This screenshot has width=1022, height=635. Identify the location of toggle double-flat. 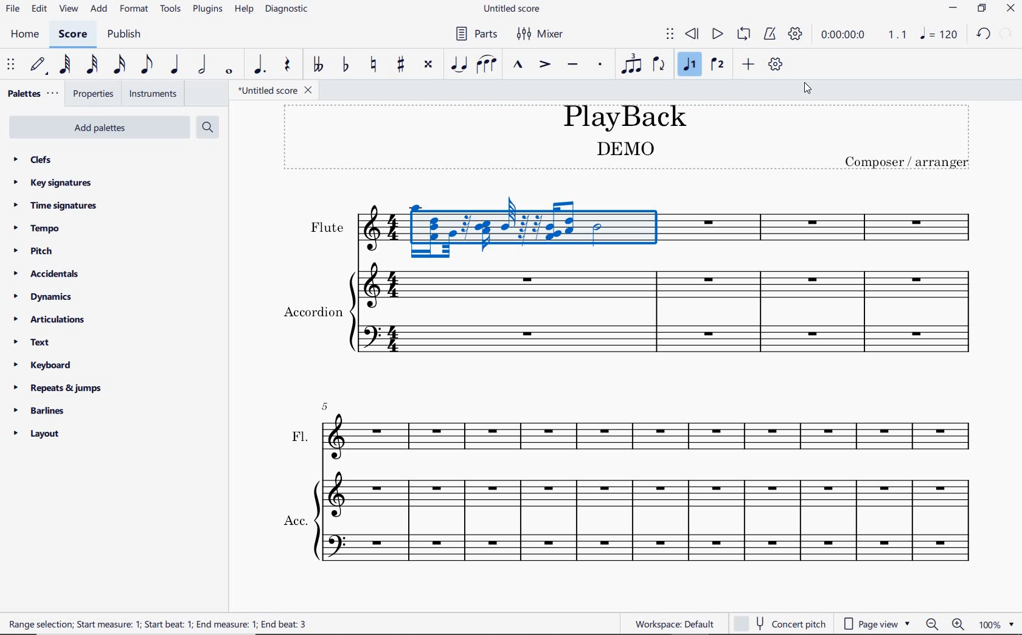
(317, 64).